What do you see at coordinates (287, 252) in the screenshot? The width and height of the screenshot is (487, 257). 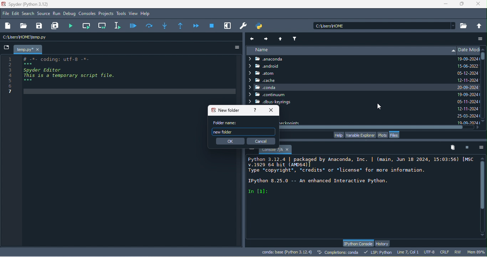 I see `conda base` at bounding box center [287, 252].